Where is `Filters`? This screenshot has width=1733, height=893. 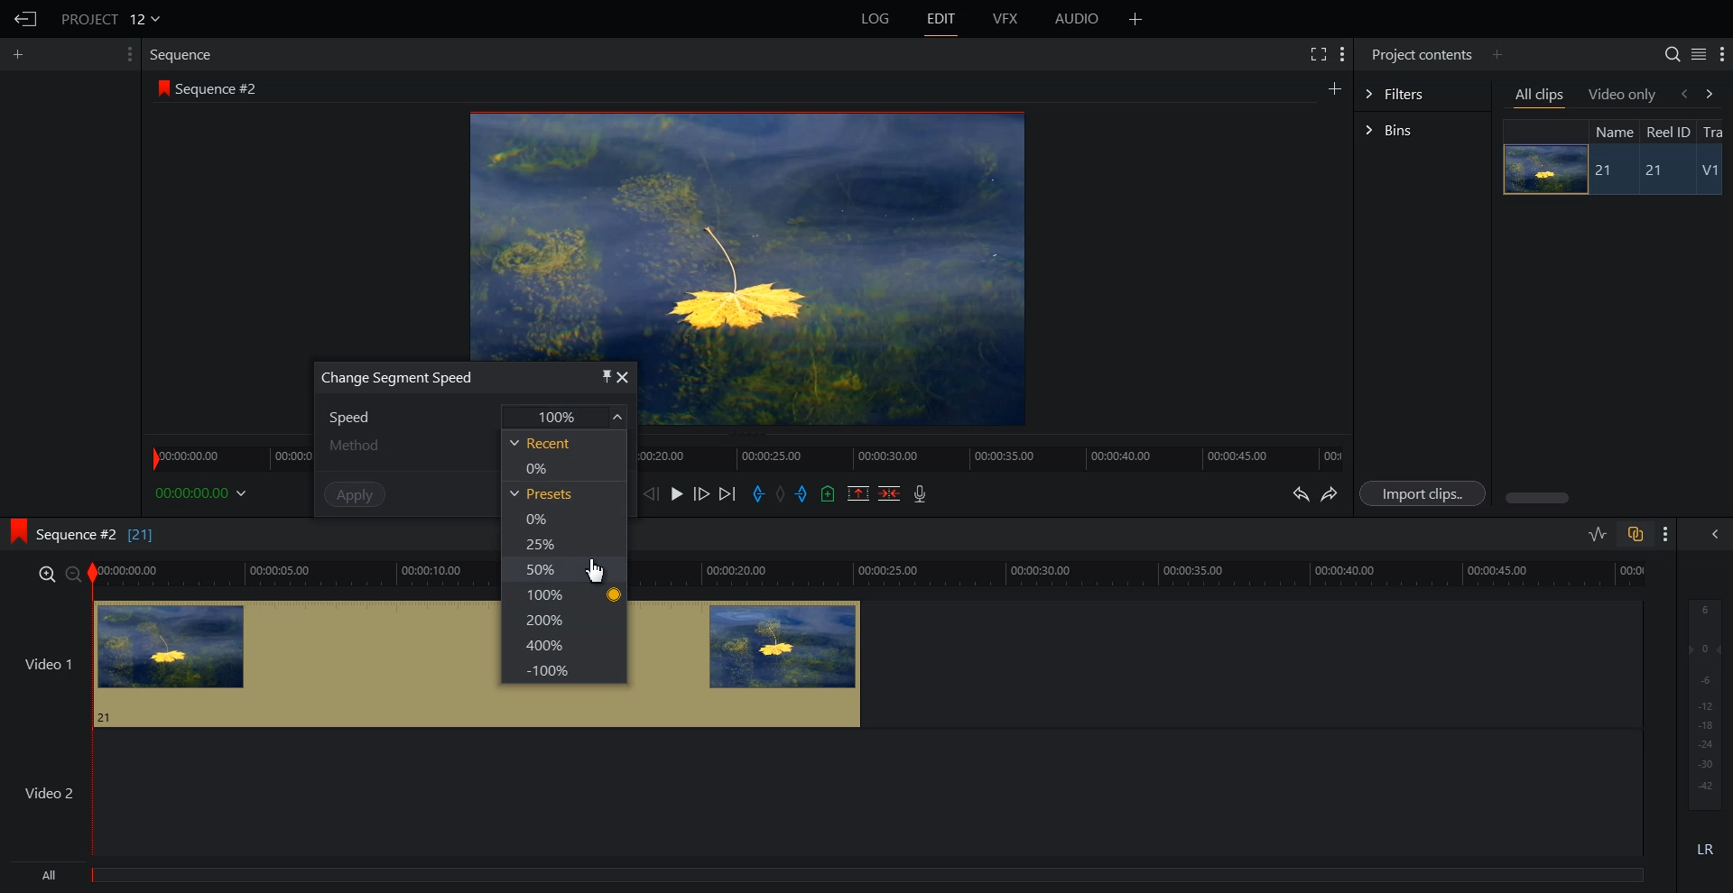 Filters is located at coordinates (1422, 92).